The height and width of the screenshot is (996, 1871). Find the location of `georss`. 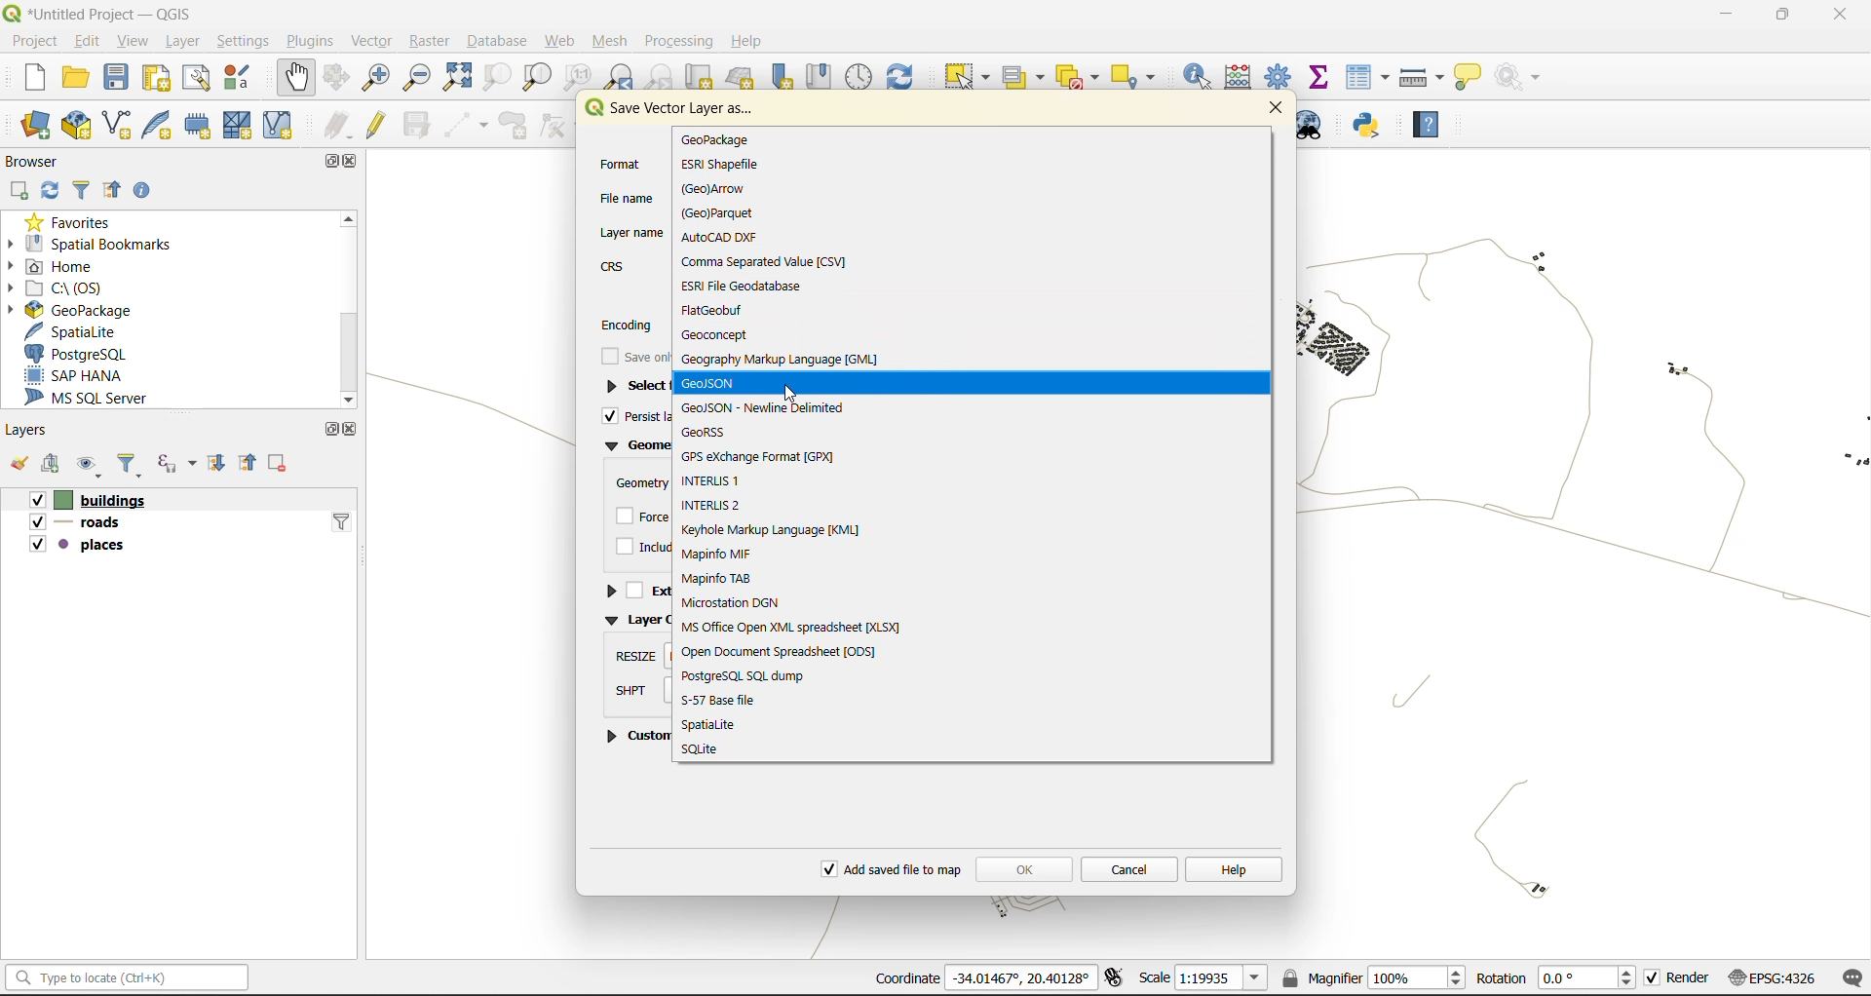

georss is located at coordinates (715, 435).